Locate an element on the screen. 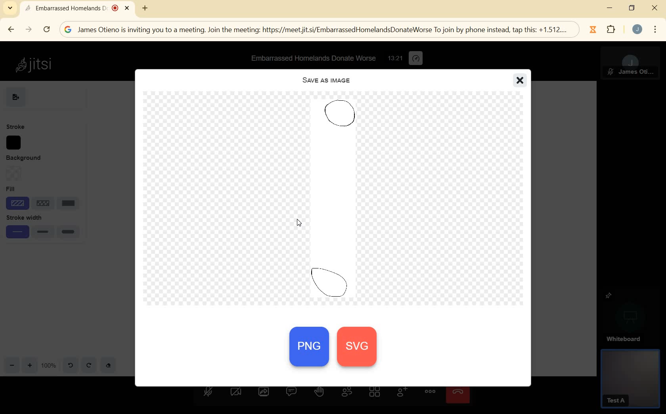 The width and height of the screenshot is (666, 414). RELOAD is located at coordinates (46, 30).